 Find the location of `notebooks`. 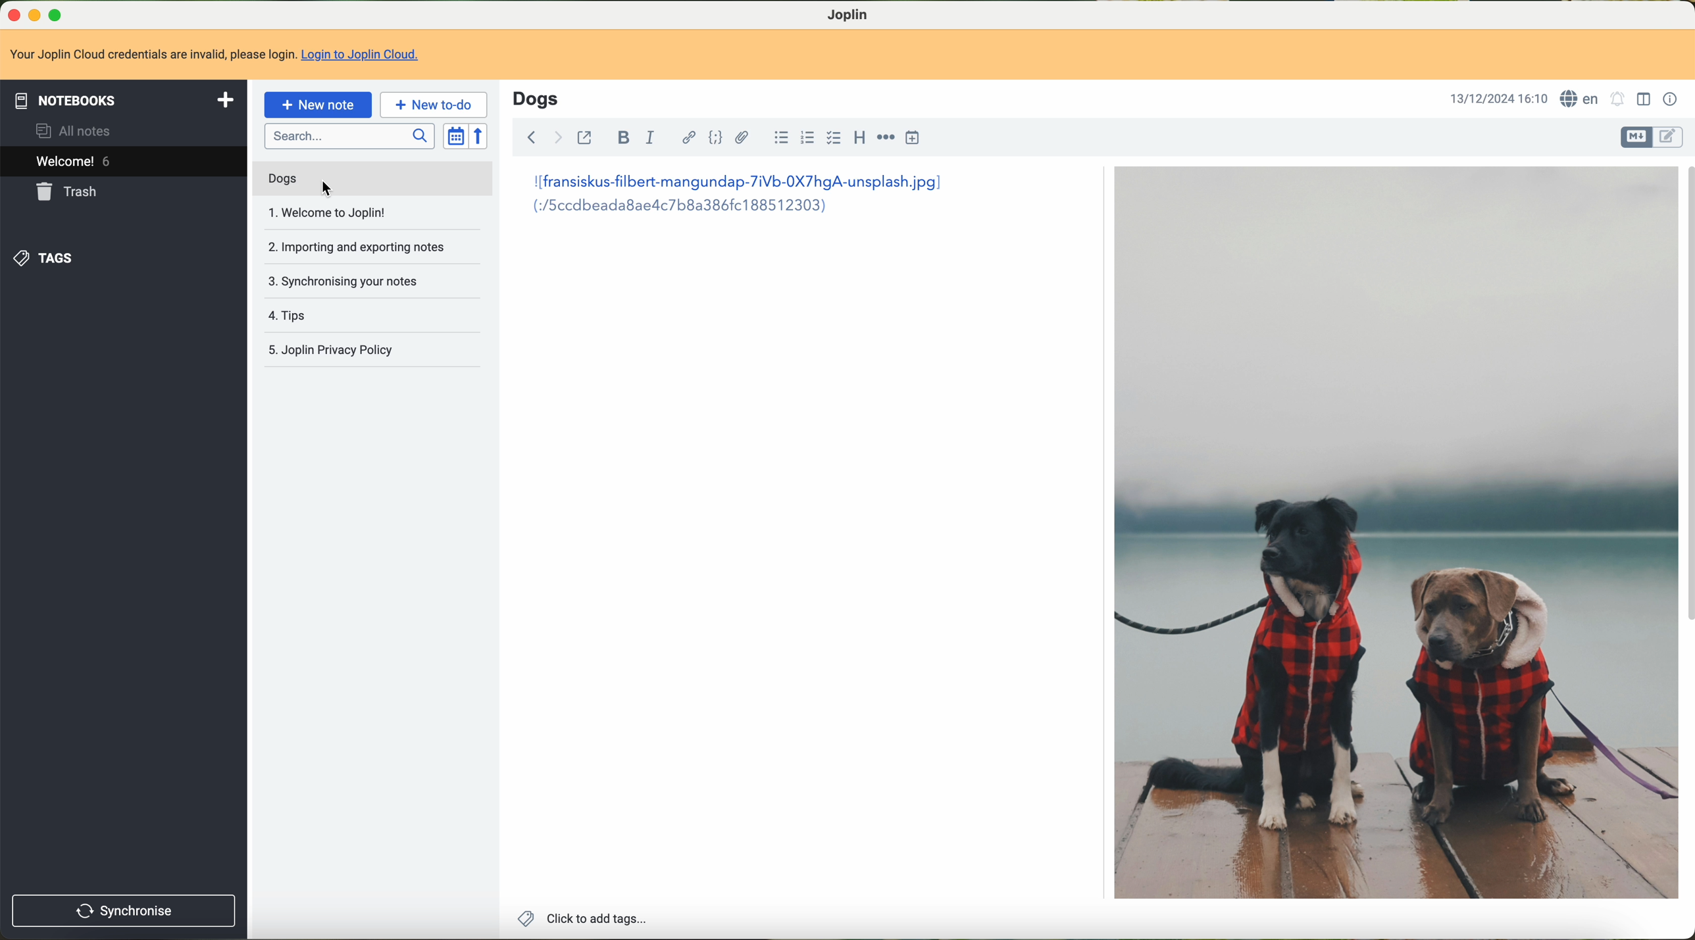

notebooks is located at coordinates (124, 100).